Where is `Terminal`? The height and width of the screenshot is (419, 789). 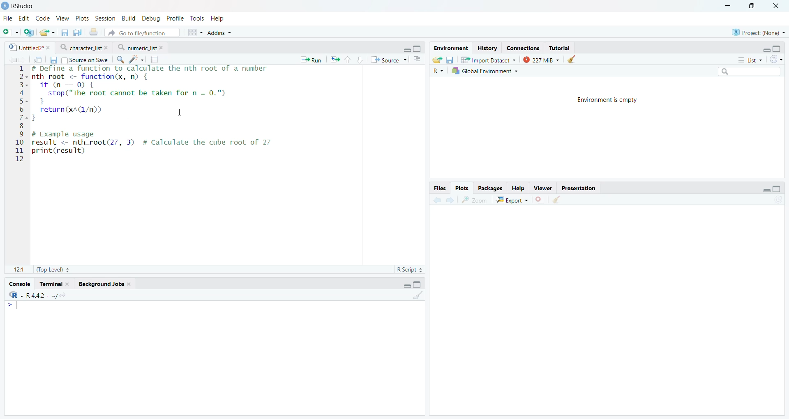 Terminal is located at coordinates (55, 283).